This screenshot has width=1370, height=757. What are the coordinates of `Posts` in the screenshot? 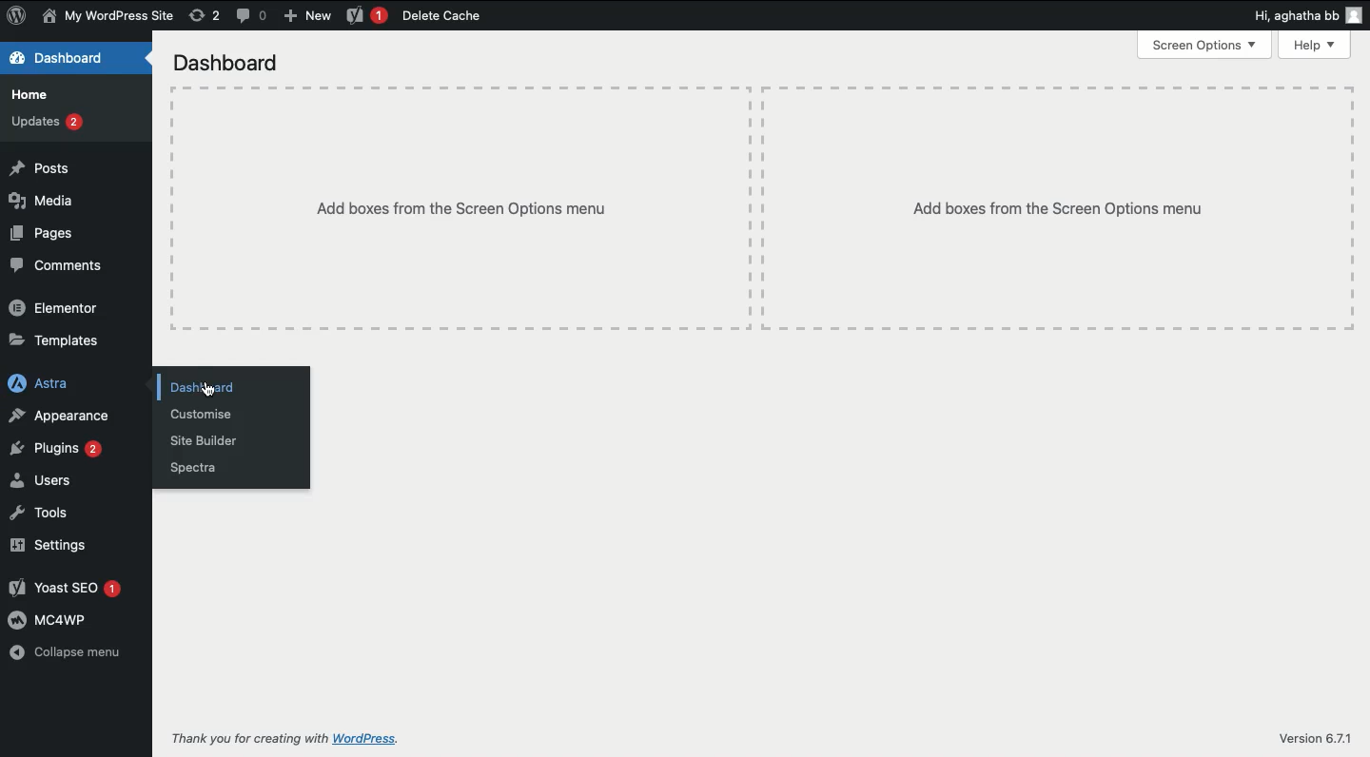 It's located at (40, 166).